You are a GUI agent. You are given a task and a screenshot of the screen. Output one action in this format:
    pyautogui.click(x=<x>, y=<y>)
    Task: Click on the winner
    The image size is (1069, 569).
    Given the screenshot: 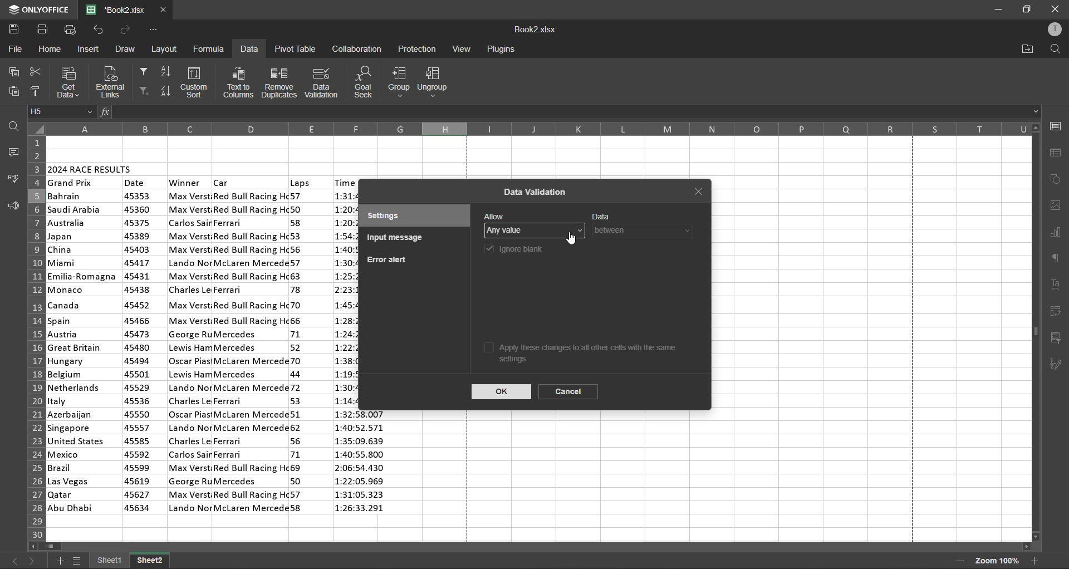 What is the action you would take?
    pyautogui.click(x=185, y=183)
    